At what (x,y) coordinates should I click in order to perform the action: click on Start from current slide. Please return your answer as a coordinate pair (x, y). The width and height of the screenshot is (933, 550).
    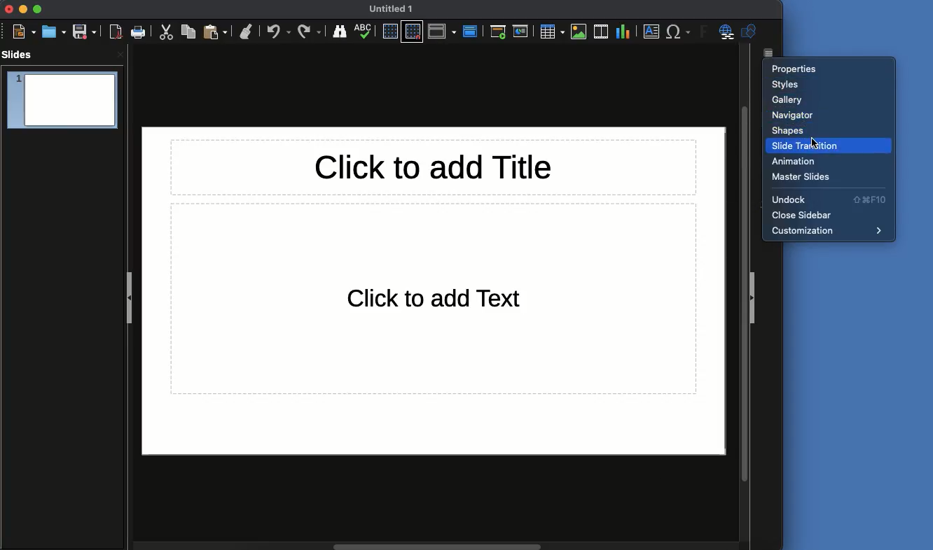
    Looking at the image, I should click on (520, 31).